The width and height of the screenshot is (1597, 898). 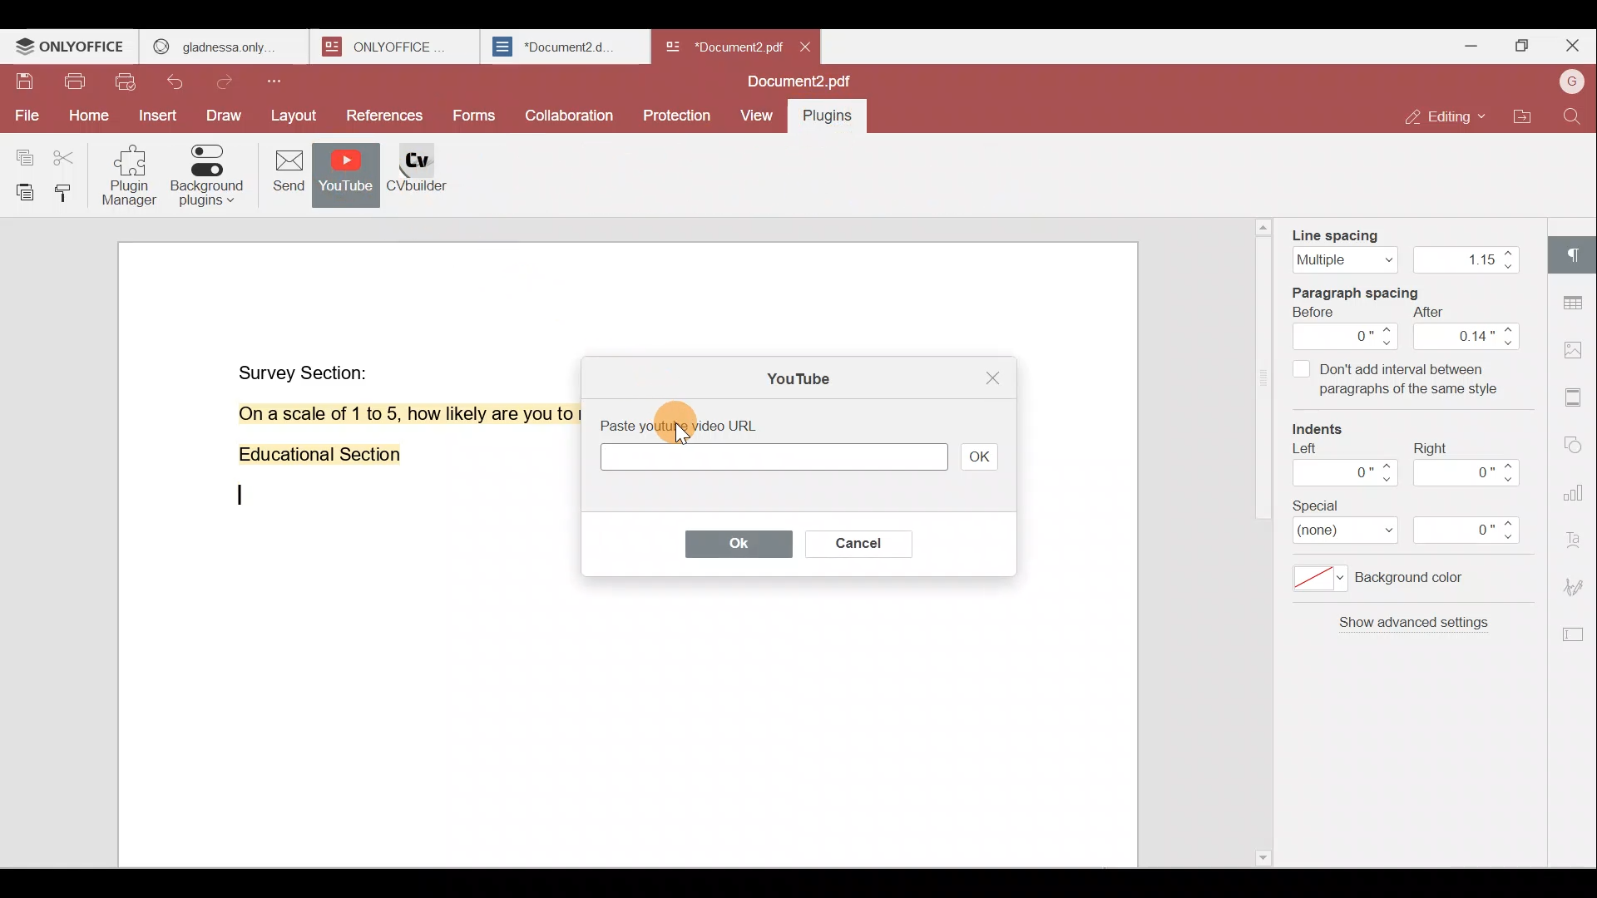 What do you see at coordinates (280, 81) in the screenshot?
I see `Customize quick access toolbar` at bounding box center [280, 81].